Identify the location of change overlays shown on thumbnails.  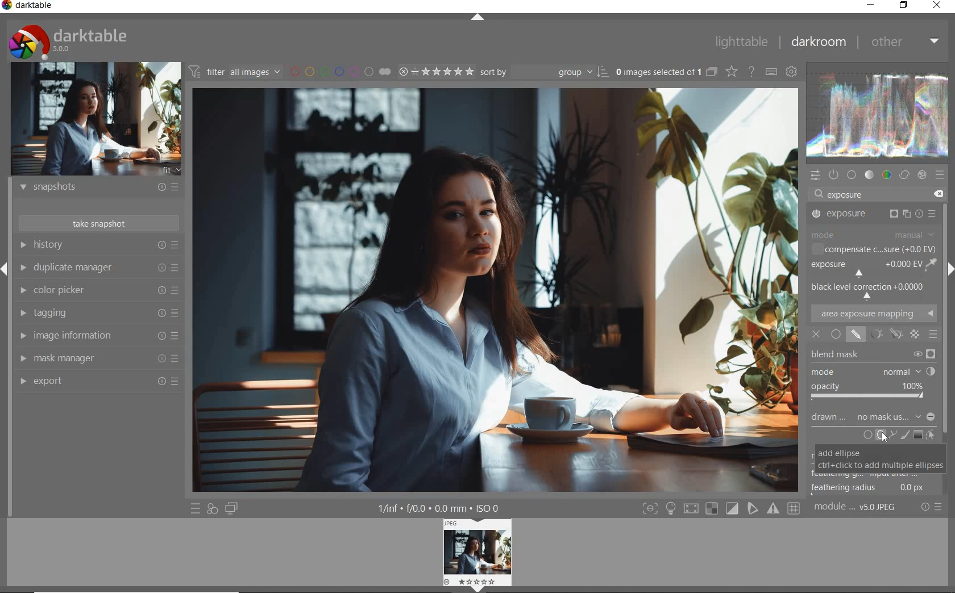
(731, 71).